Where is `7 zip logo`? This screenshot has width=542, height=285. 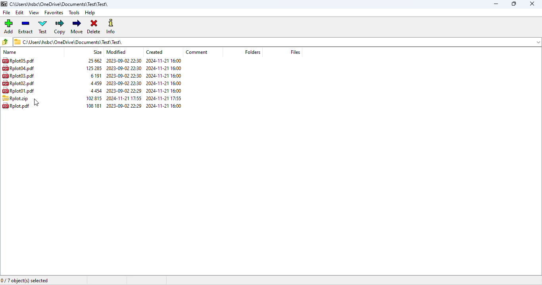 7 zip logo is located at coordinates (4, 4).